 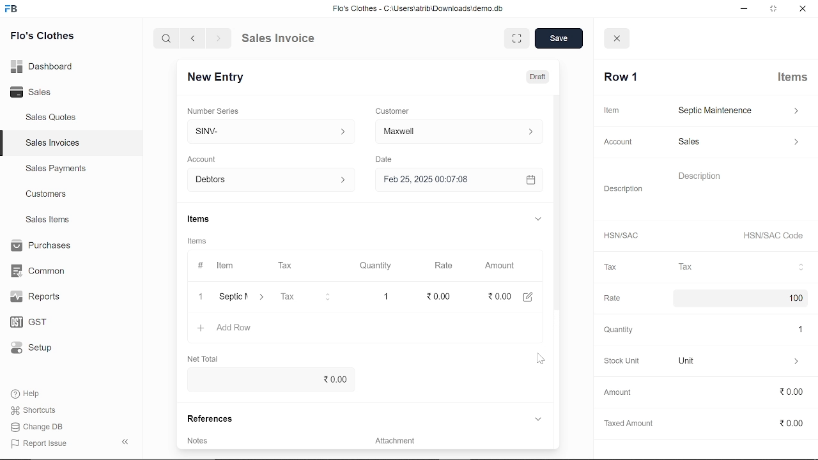 I want to click on ‘Number Series, so click(x=216, y=111).